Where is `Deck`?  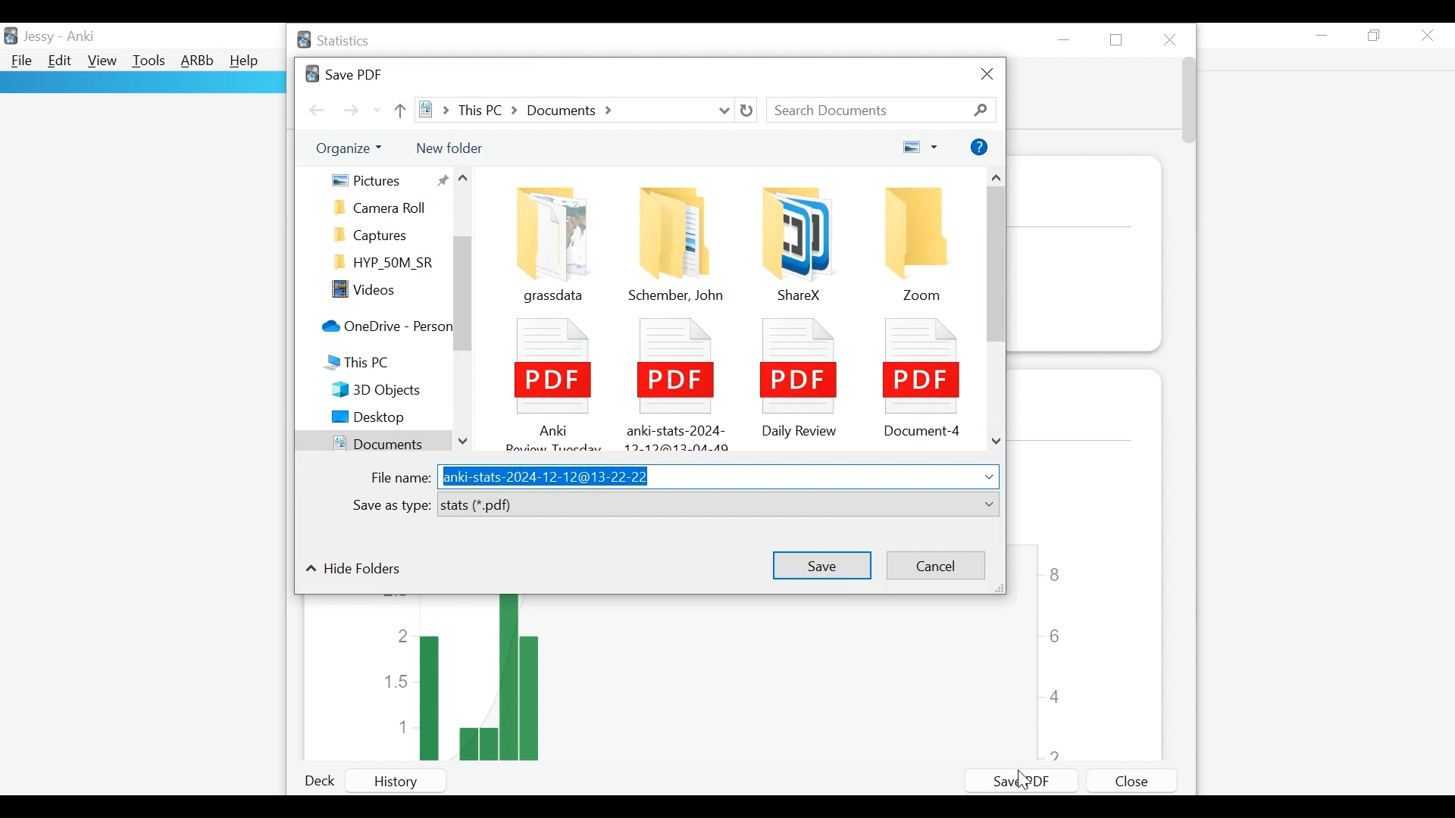
Deck is located at coordinates (324, 782).